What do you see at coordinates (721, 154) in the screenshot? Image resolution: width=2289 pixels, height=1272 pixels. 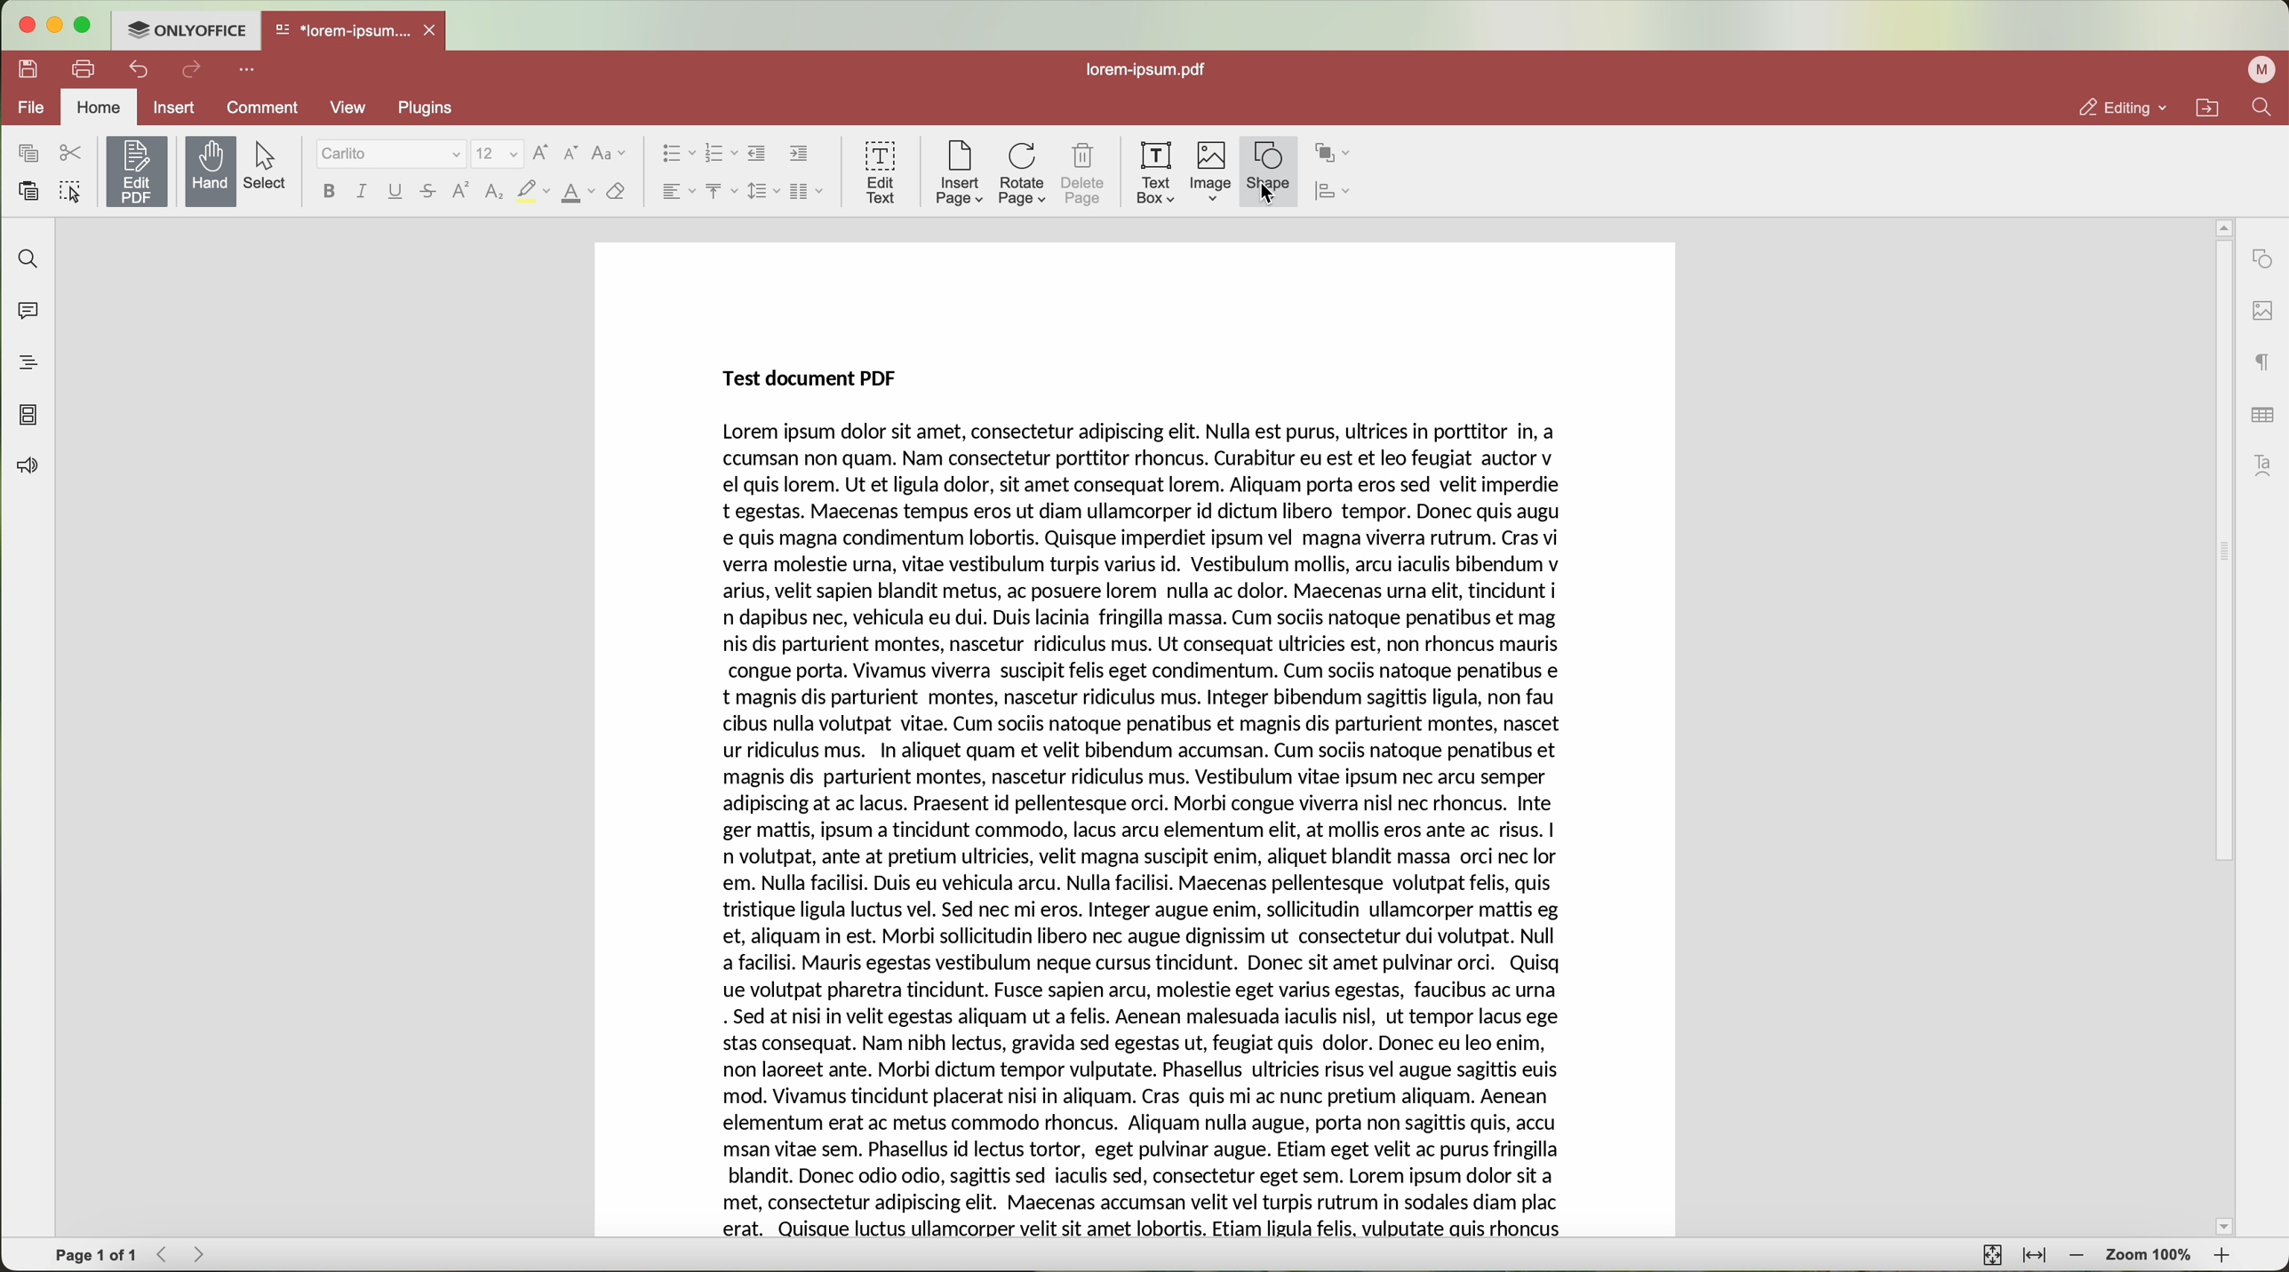 I see `numbered list` at bounding box center [721, 154].